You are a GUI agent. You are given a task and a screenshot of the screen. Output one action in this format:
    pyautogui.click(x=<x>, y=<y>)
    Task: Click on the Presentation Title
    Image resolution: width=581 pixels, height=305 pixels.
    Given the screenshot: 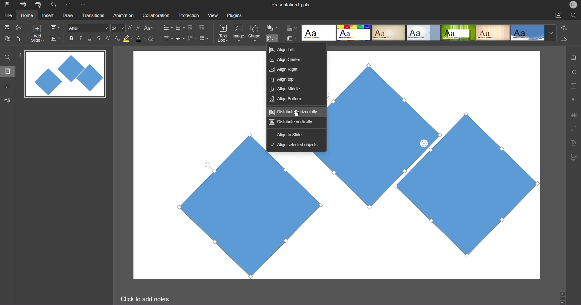 What is the action you would take?
    pyautogui.click(x=292, y=4)
    